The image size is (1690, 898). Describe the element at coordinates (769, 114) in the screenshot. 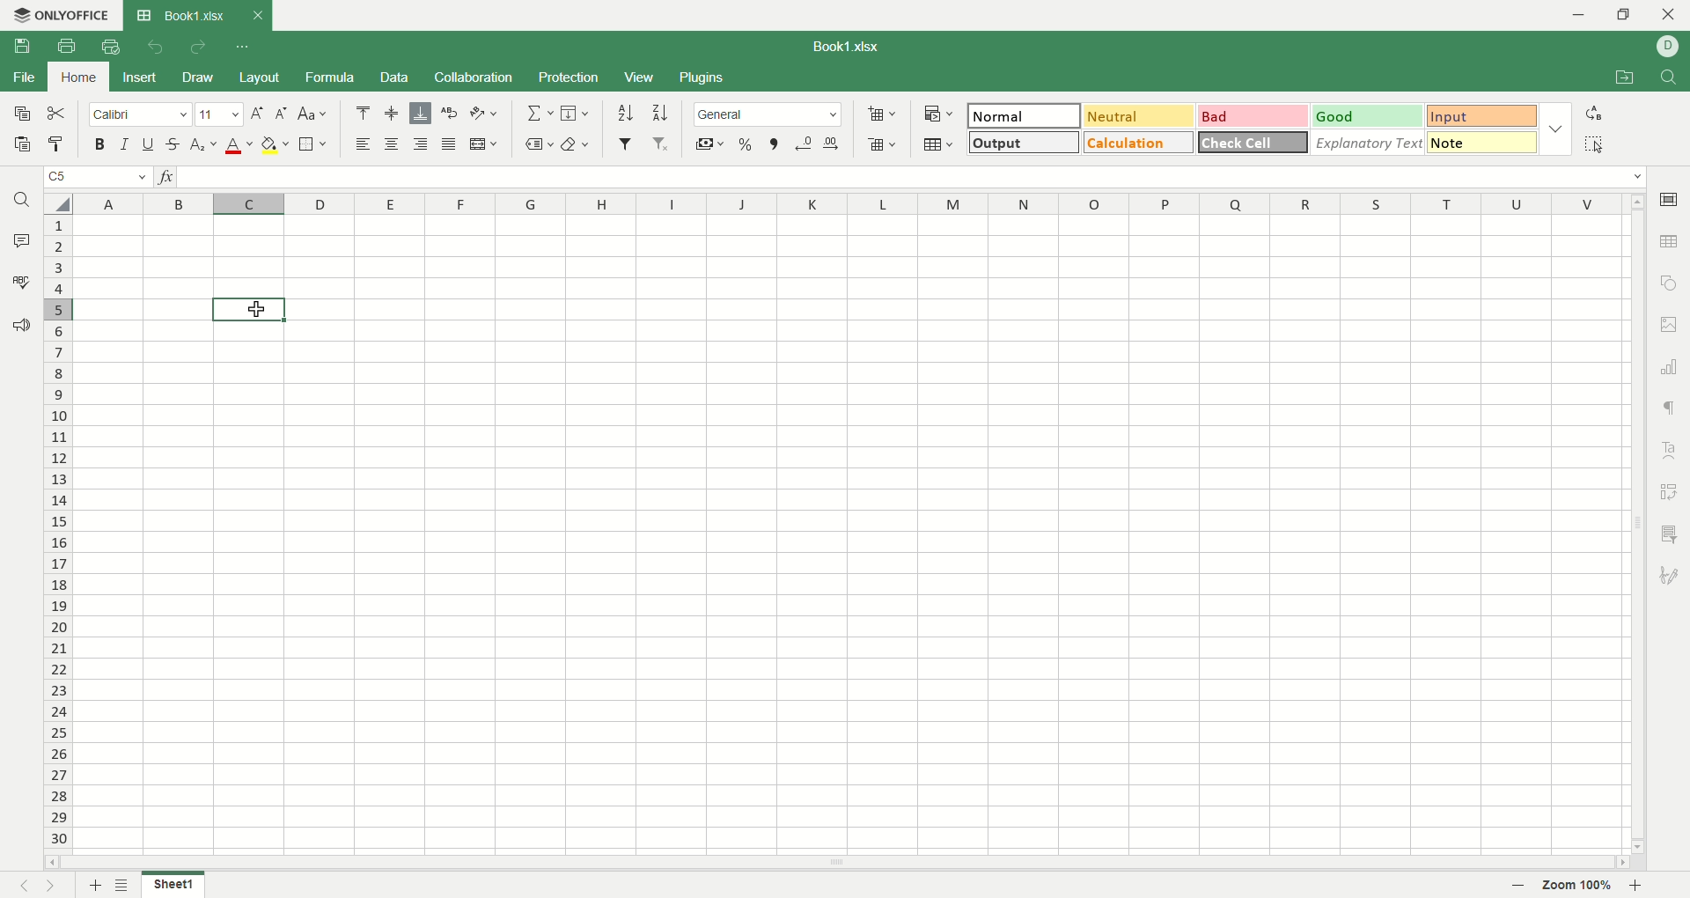

I see `general` at that location.